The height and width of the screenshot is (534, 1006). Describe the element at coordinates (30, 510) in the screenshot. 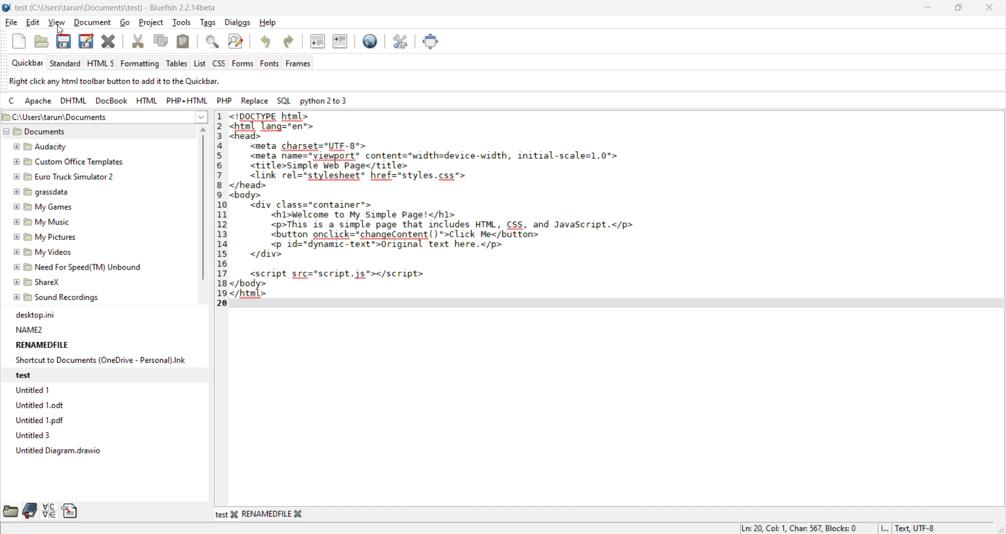

I see `bookmarks` at that location.